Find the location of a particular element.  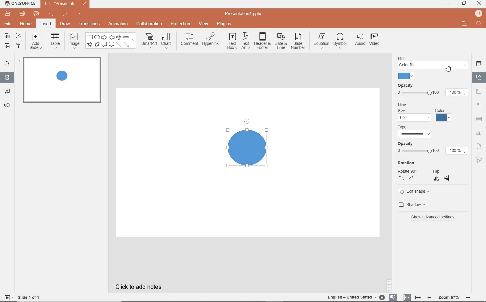

paragraph settings is located at coordinates (479, 104).